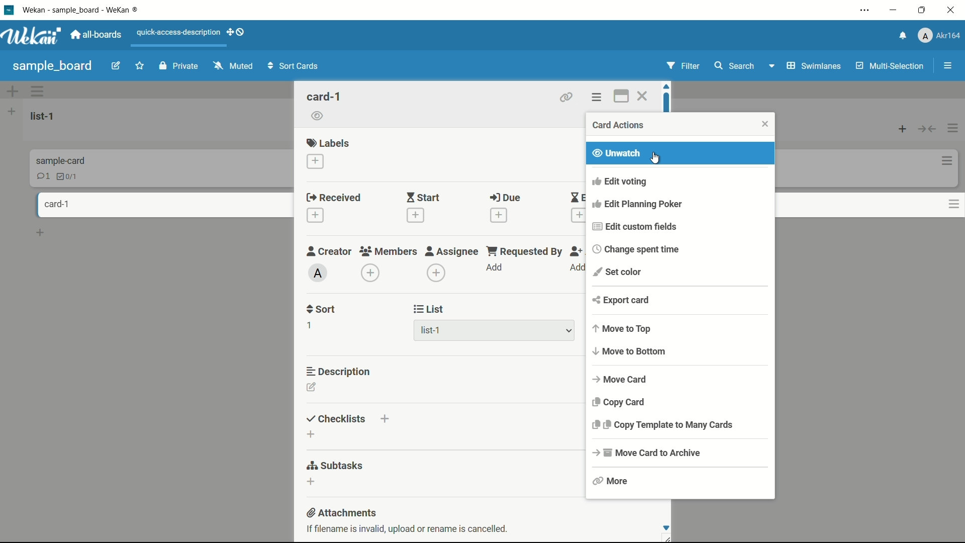  What do you see at coordinates (310, 483) in the screenshot?
I see `add subtasks` at bounding box center [310, 483].